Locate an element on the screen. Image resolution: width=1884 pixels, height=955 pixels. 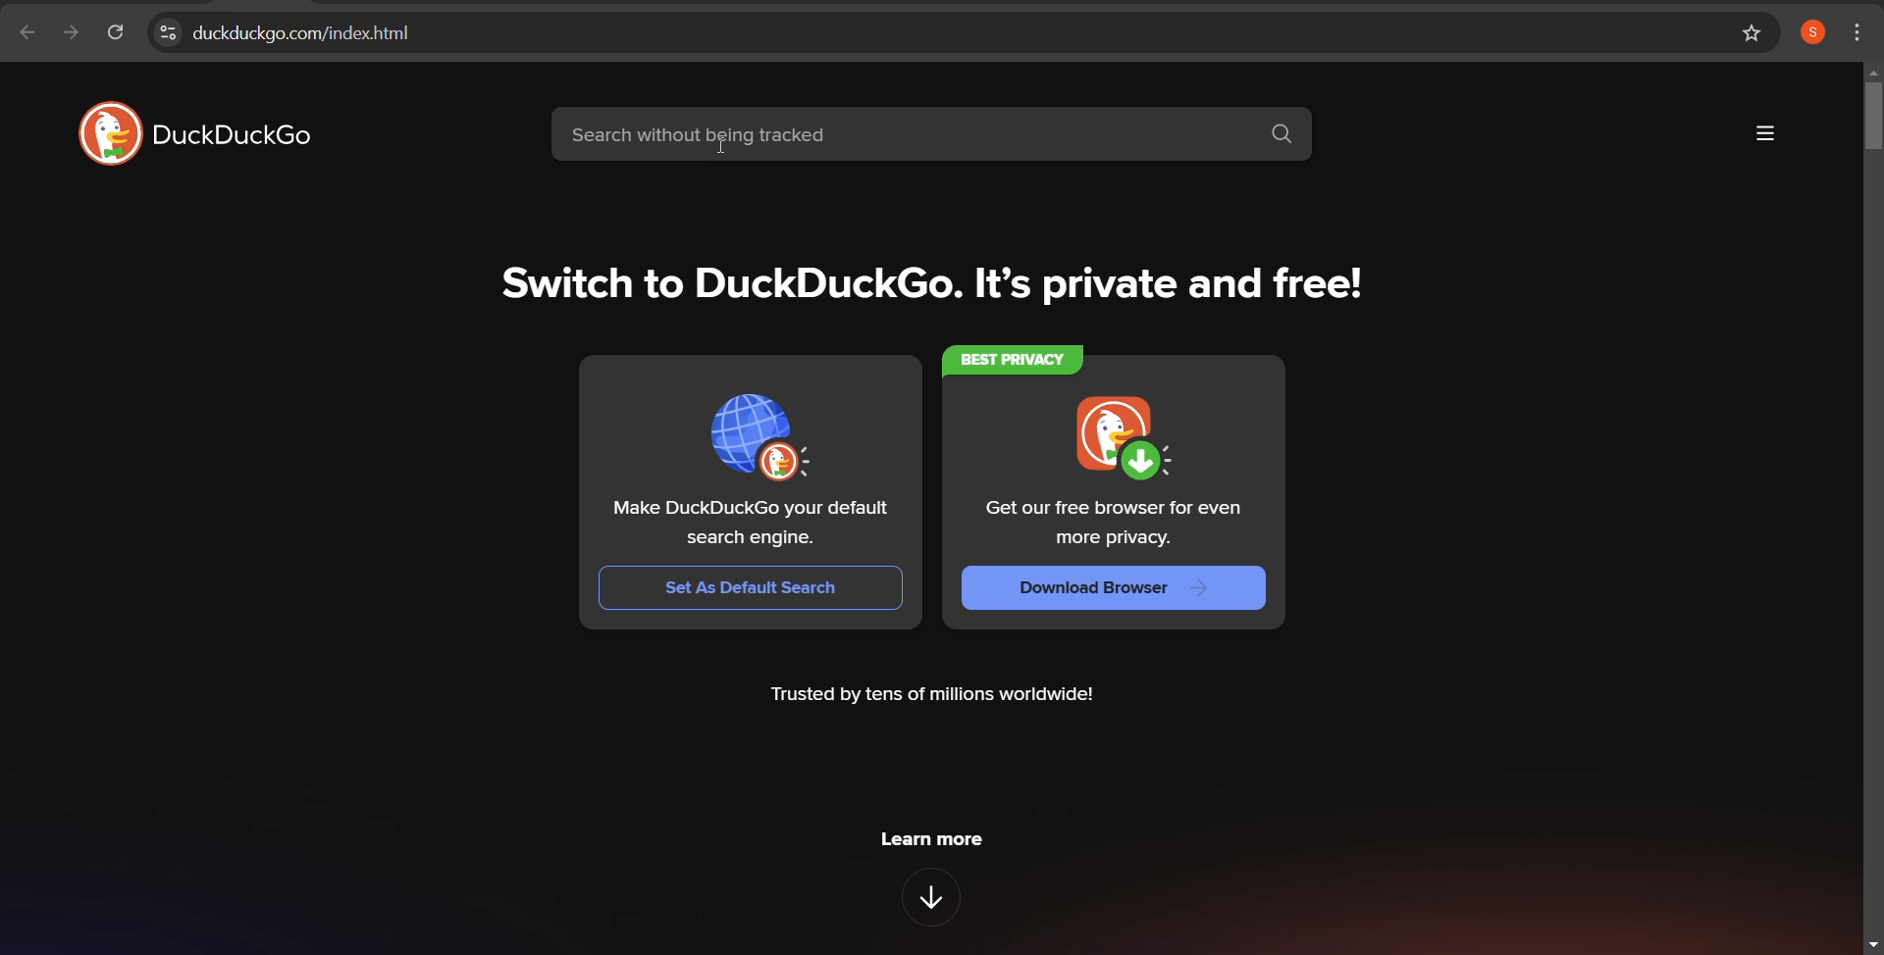
search bar is located at coordinates (933, 133).